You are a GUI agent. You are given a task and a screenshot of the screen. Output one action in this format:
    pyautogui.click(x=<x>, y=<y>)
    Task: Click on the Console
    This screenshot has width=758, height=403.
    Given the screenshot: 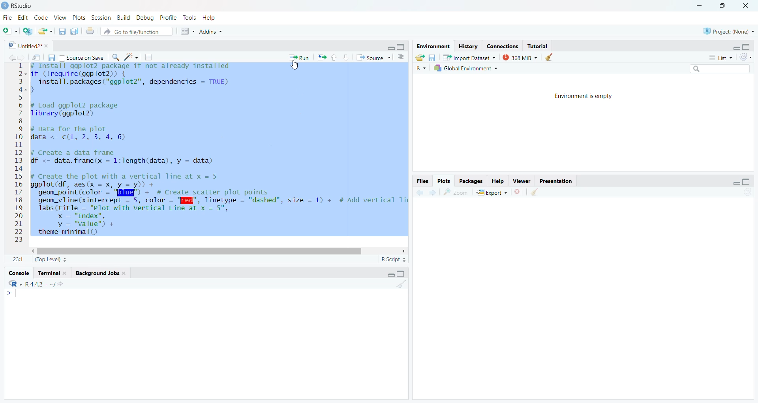 What is the action you would take?
    pyautogui.click(x=20, y=272)
    